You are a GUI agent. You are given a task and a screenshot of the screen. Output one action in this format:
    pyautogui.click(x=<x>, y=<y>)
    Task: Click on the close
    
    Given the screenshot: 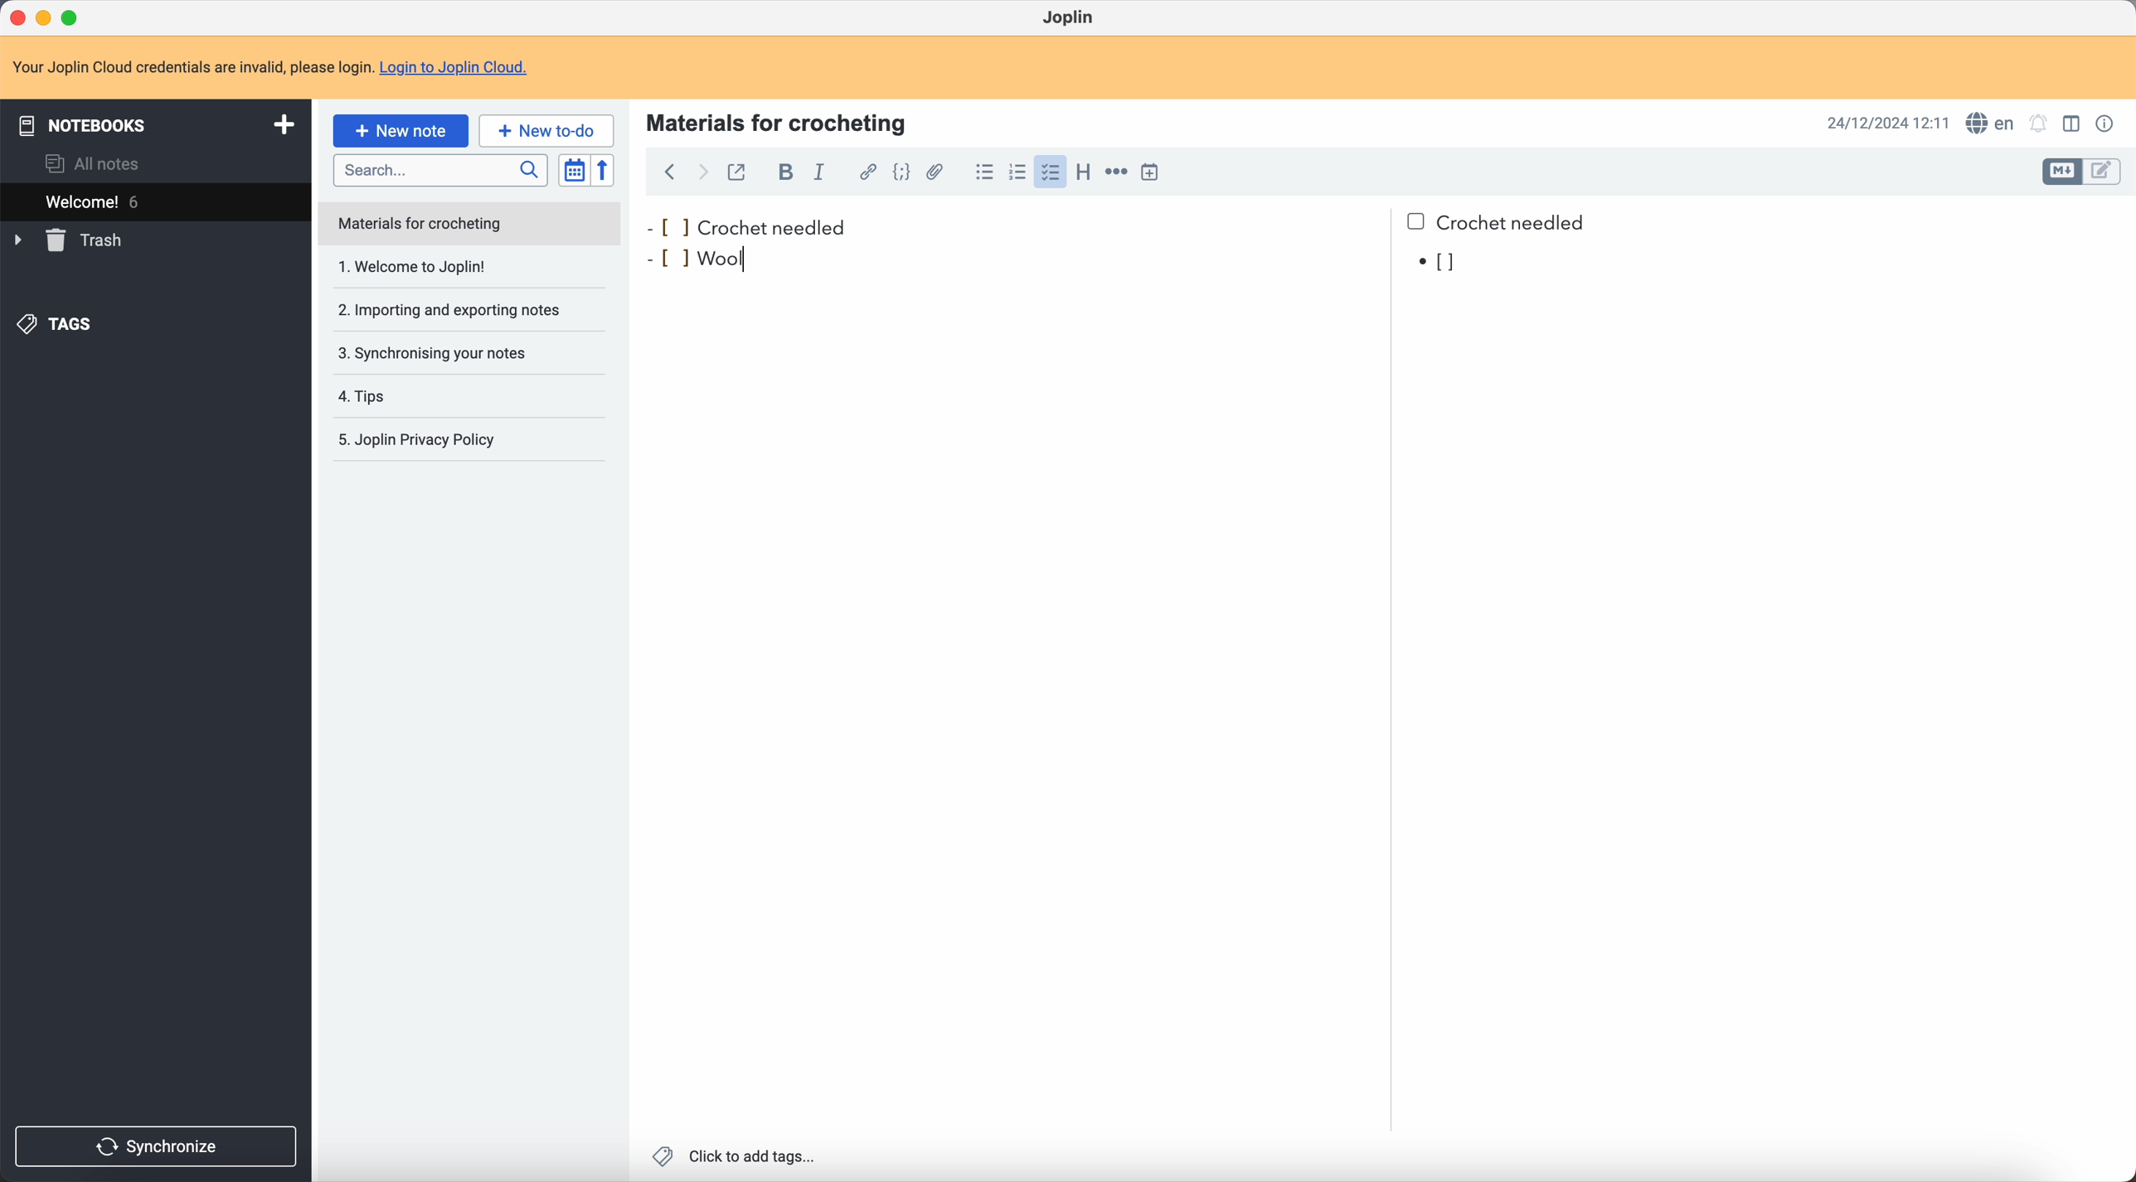 What is the action you would take?
    pyautogui.click(x=20, y=17)
    